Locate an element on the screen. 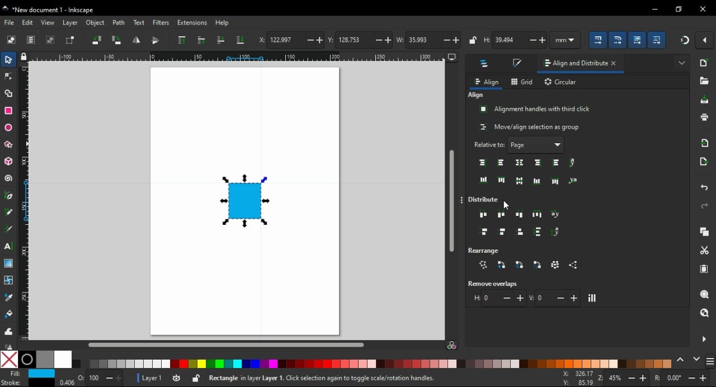  align left edge of objects to right edge of anchor is located at coordinates (557, 163).